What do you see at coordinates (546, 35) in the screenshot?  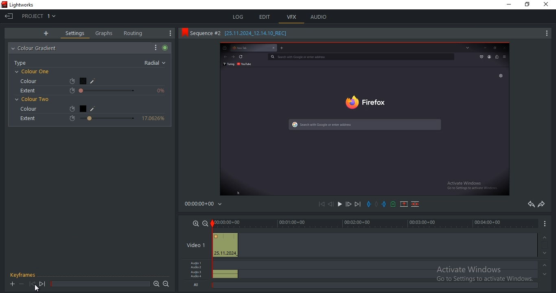 I see `Show settings menu` at bounding box center [546, 35].